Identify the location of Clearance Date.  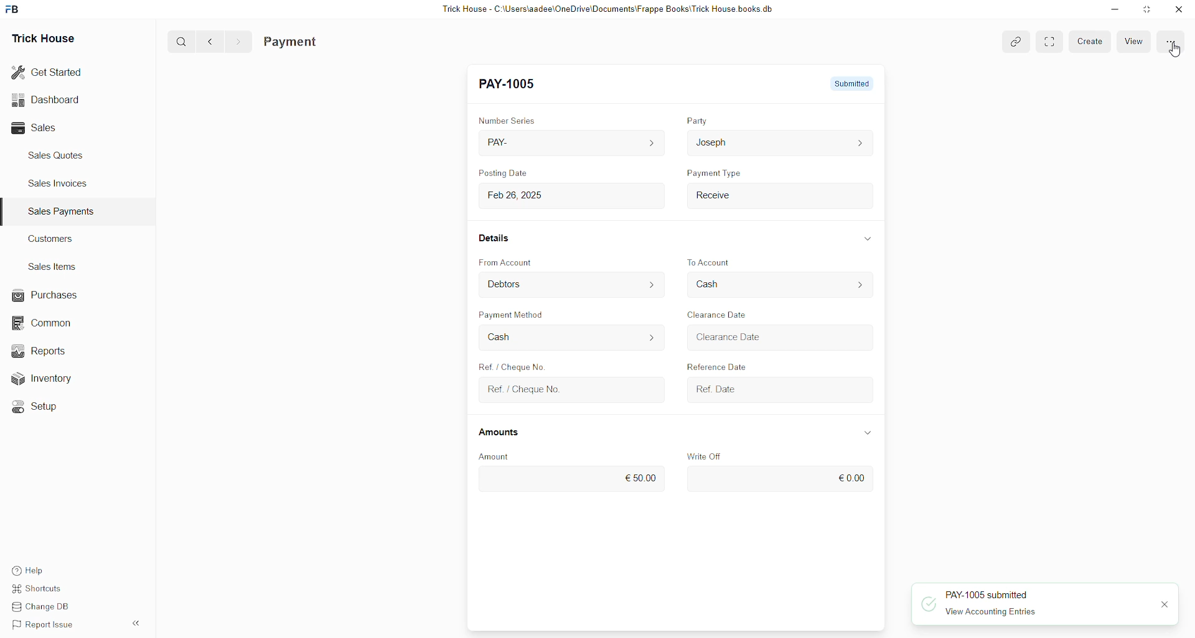
(776, 337).